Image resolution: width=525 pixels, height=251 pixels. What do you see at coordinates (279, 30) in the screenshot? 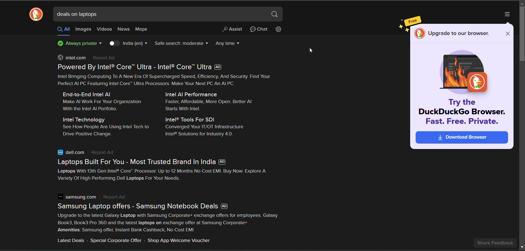
I see `change search settings` at bounding box center [279, 30].